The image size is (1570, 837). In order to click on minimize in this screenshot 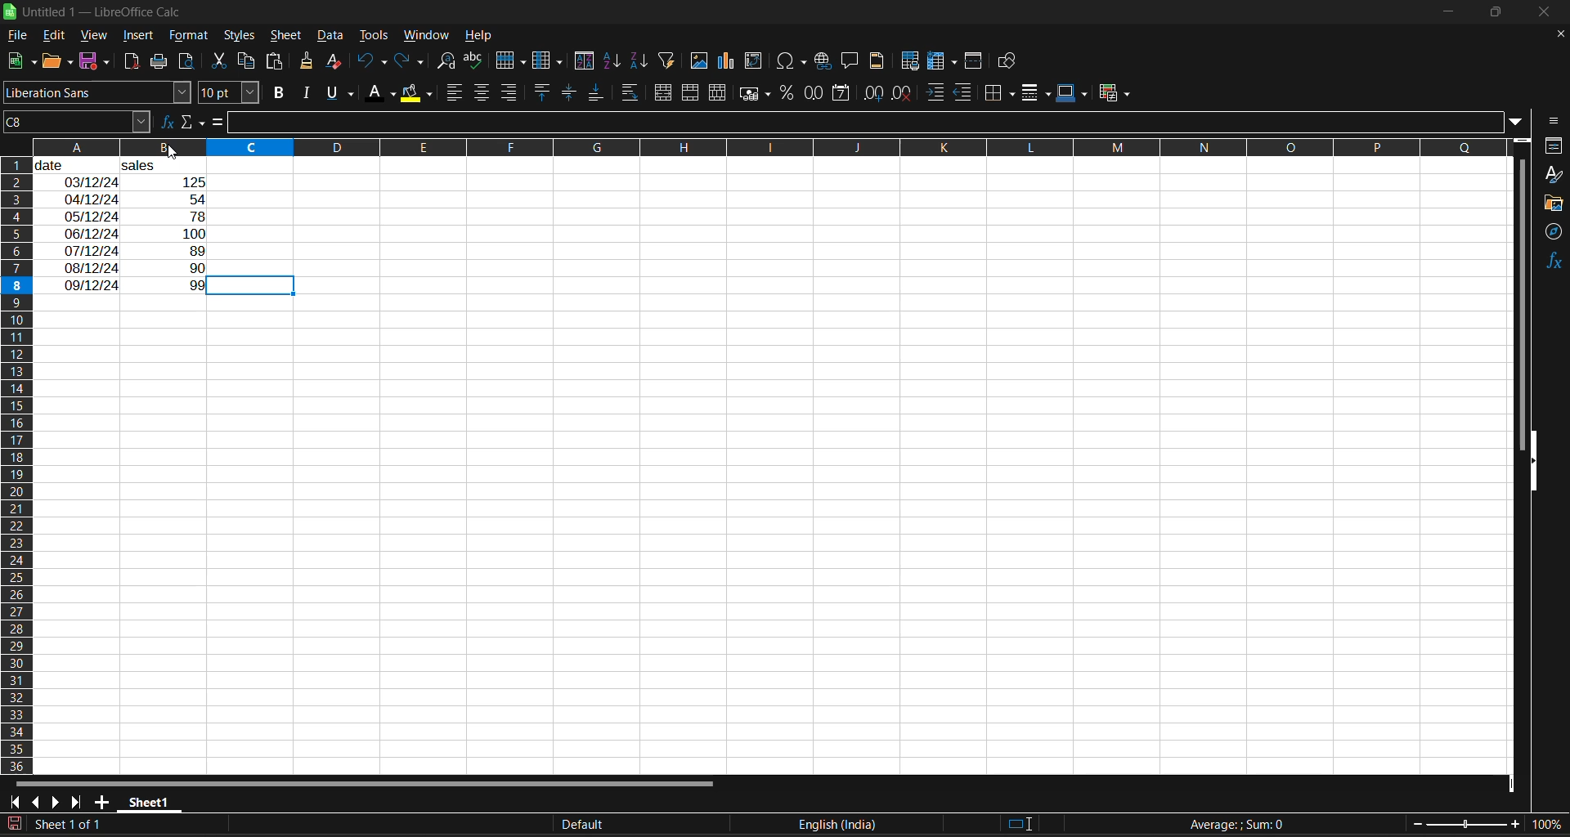, I will do `click(1450, 10)`.